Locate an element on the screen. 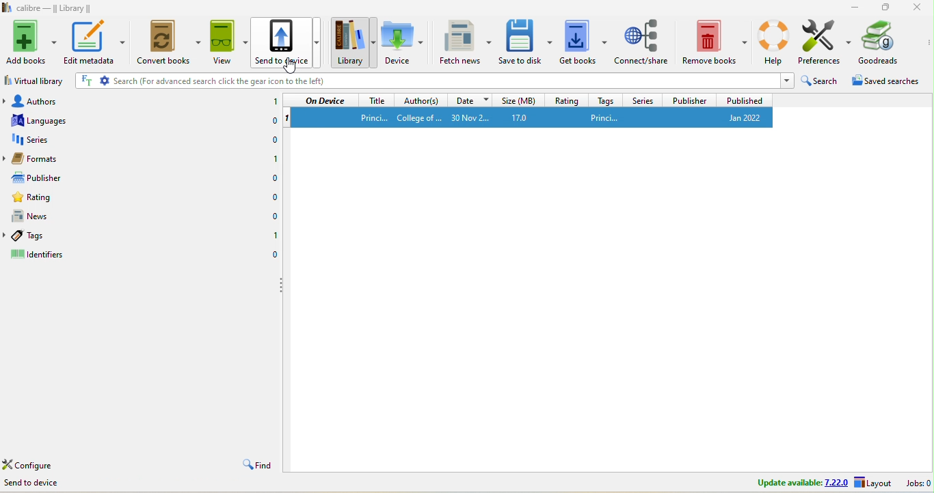  publisher is located at coordinates (688, 100).